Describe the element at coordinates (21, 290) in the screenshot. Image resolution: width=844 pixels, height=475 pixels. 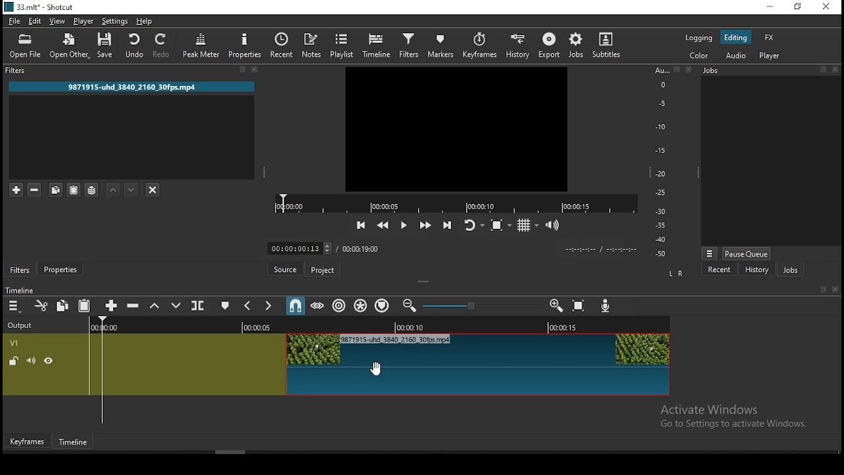
I see `timeline` at that location.